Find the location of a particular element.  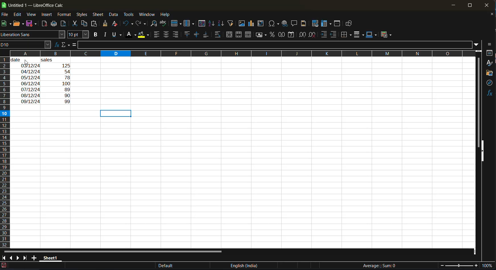

click to save is located at coordinates (4, 266).